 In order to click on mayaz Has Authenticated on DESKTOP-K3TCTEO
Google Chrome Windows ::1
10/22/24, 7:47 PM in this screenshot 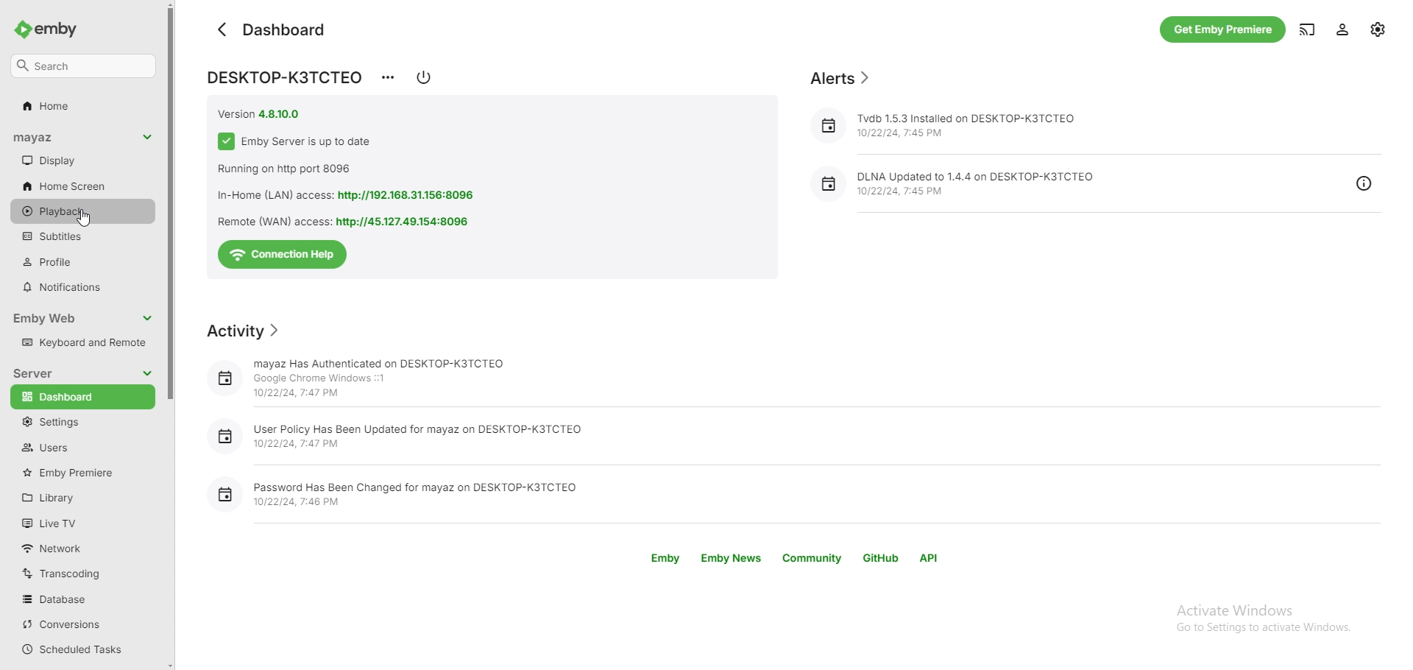, I will do `click(369, 379)`.